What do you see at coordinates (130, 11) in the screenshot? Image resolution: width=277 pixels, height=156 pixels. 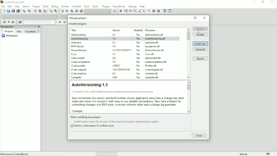 I see `Next line` at bounding box center [130, 11].